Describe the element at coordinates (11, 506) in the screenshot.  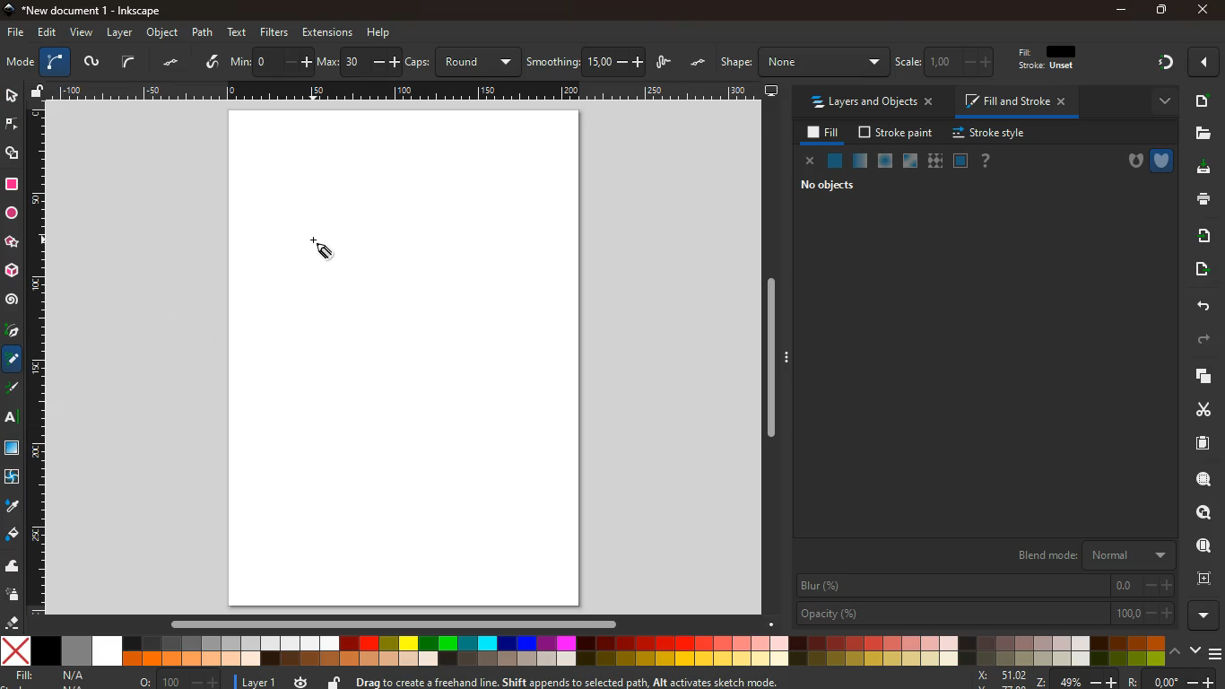
I see `drop` at that location.